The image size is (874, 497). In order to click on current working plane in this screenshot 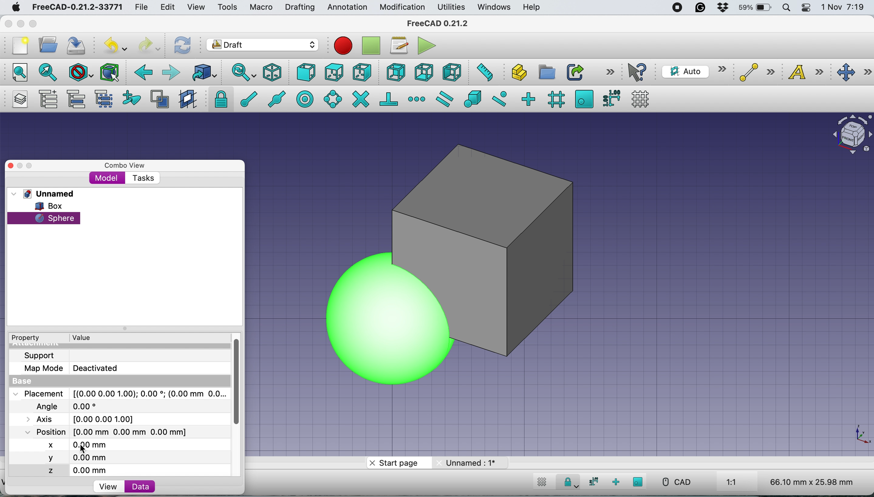, I will do `click(692, 71)`.